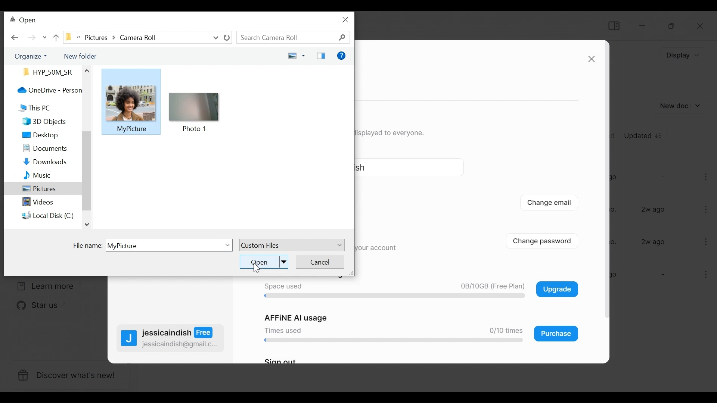 This screenshot has height=403, width=717. I want to click on Cancel, so click(320, 261).